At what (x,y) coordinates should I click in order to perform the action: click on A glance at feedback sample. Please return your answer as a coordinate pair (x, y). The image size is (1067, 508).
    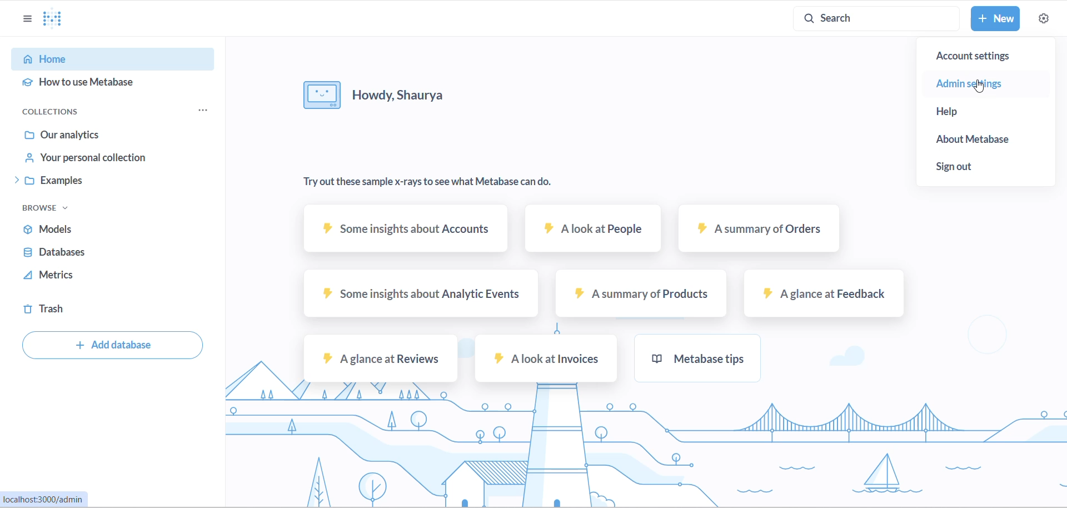
    Looking at the image, I should click on (822, 294).